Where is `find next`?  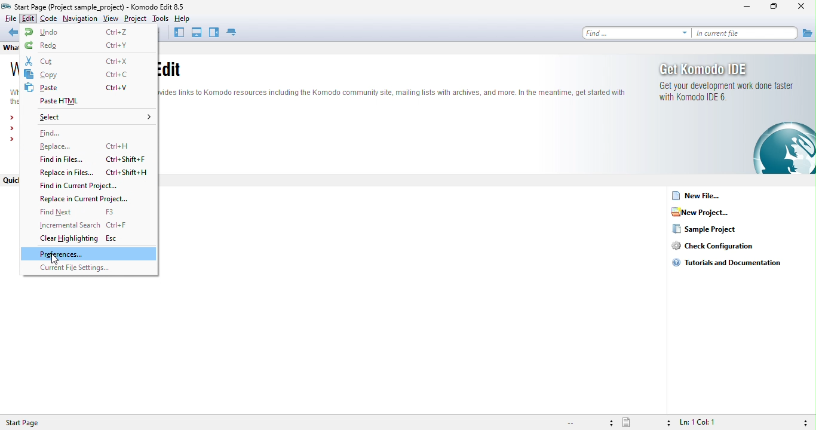 find next is located at coordinates (91, 213).